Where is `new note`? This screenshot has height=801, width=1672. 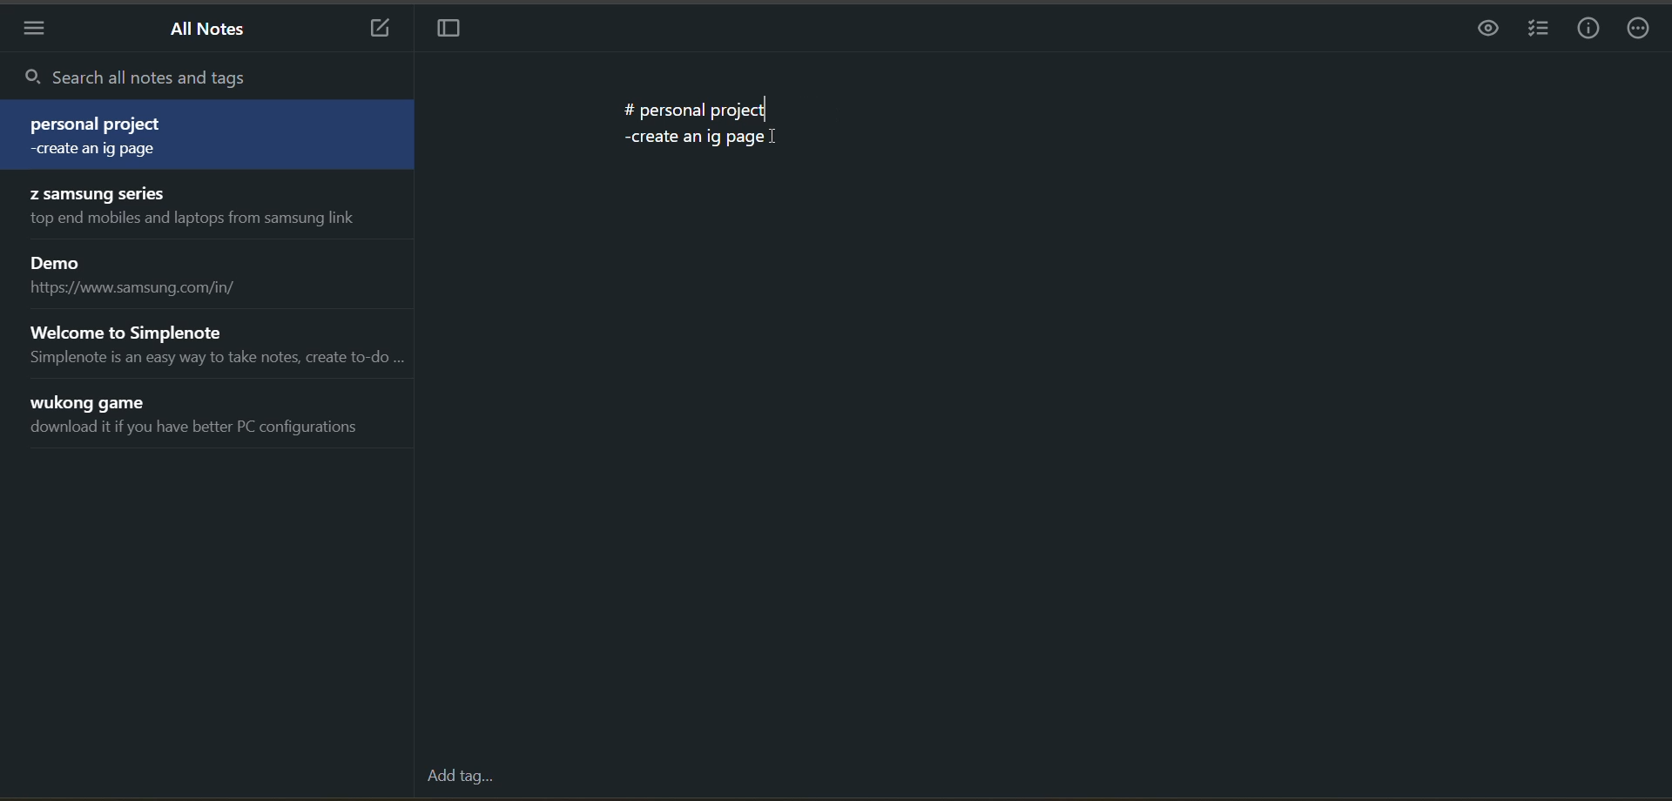 new note is located at coordinates (381, 30).